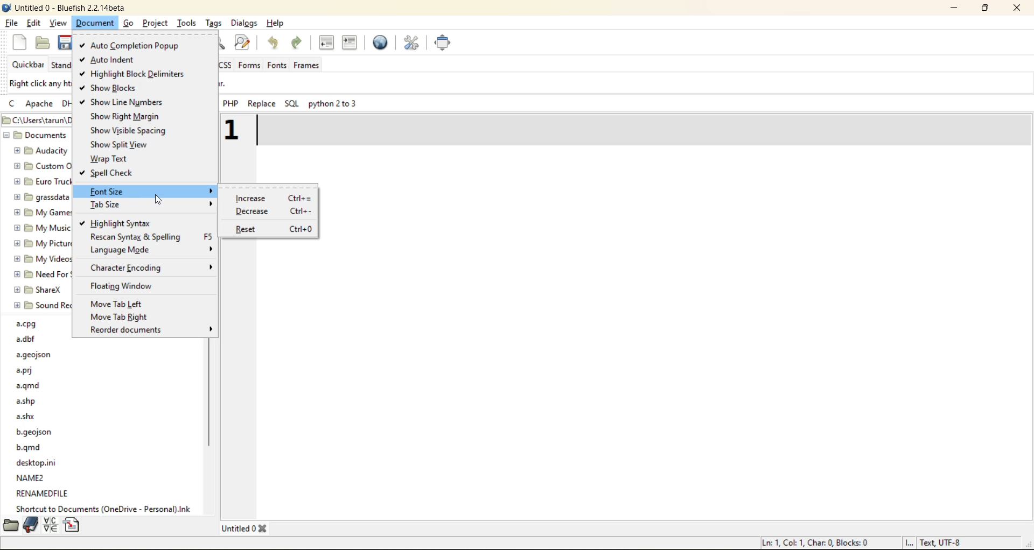 Image resolution: width=1034 pixels, height=550 pixels. What do you see at coordinates (42, 166) in the screenshot?
I see `custom office templates` at bounding box center [42, 166].